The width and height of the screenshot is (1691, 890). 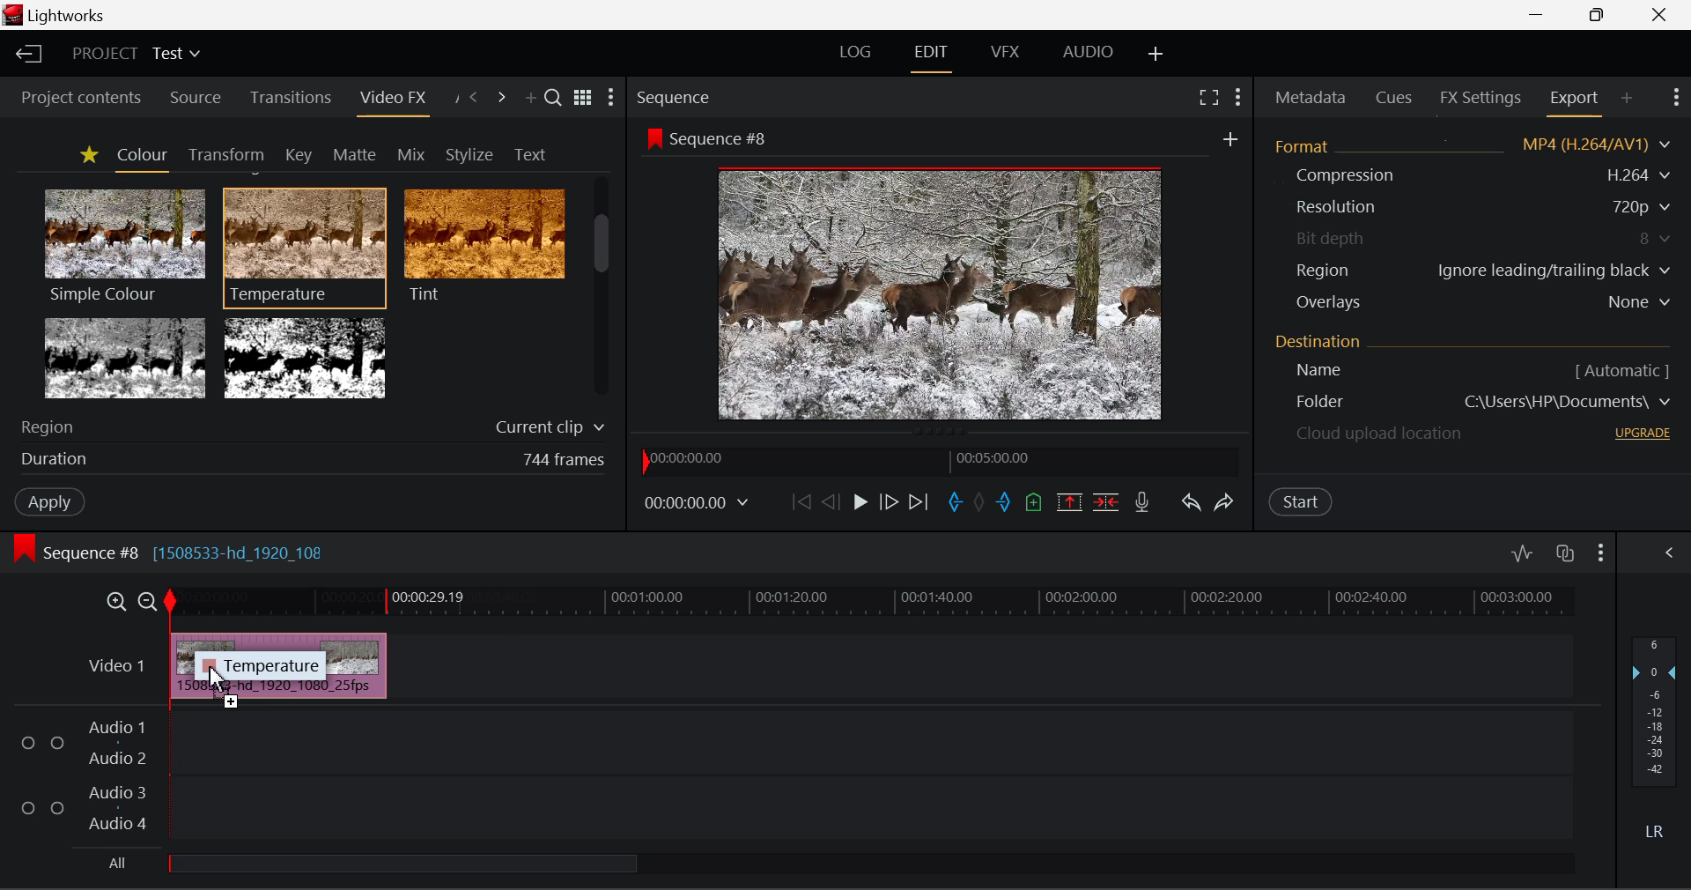 I want to click on Checkbox, so click(x=29, y=741).